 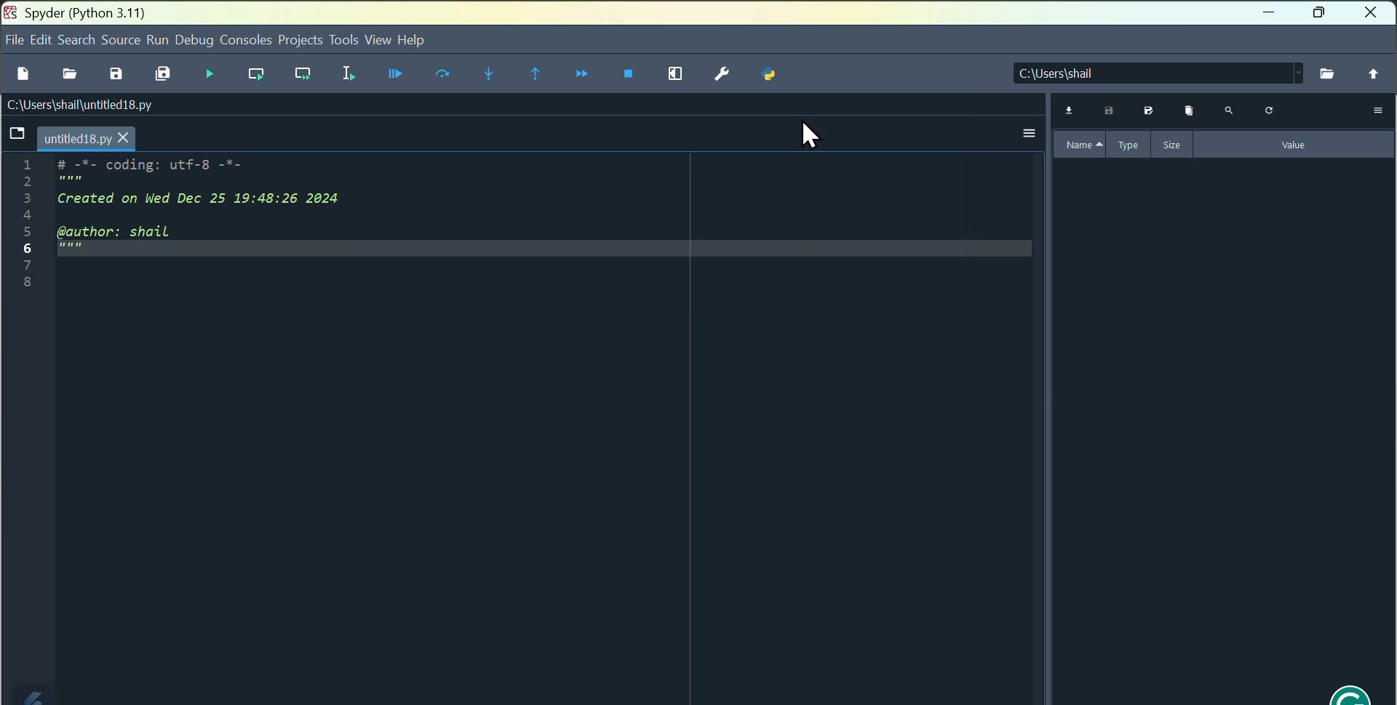 I want to click on Run current line, so click(x=444, y=74).